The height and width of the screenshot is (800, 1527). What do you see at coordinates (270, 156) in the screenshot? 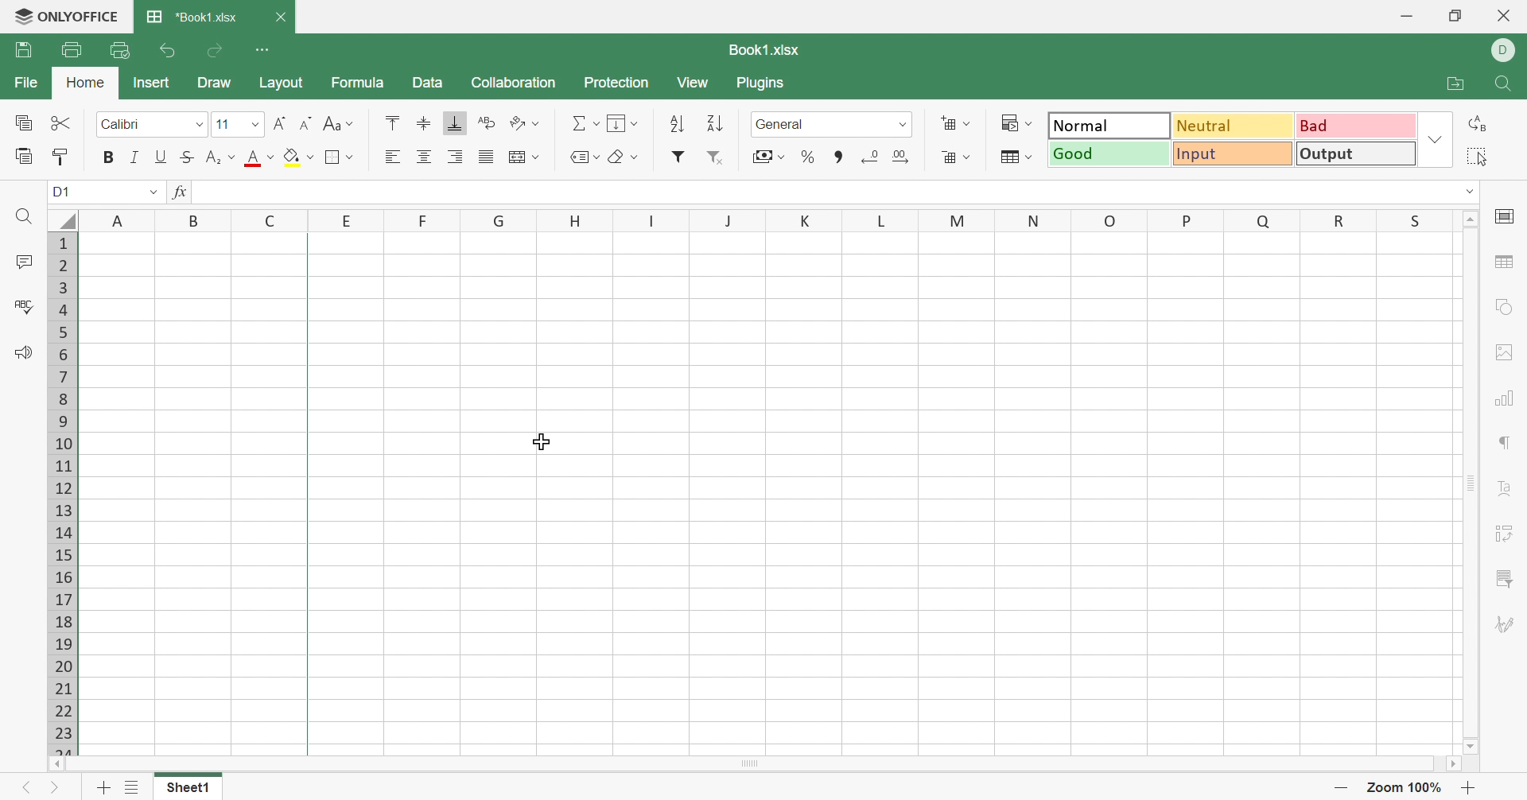
I see `Drop Down` at bounding box center [270, 156].